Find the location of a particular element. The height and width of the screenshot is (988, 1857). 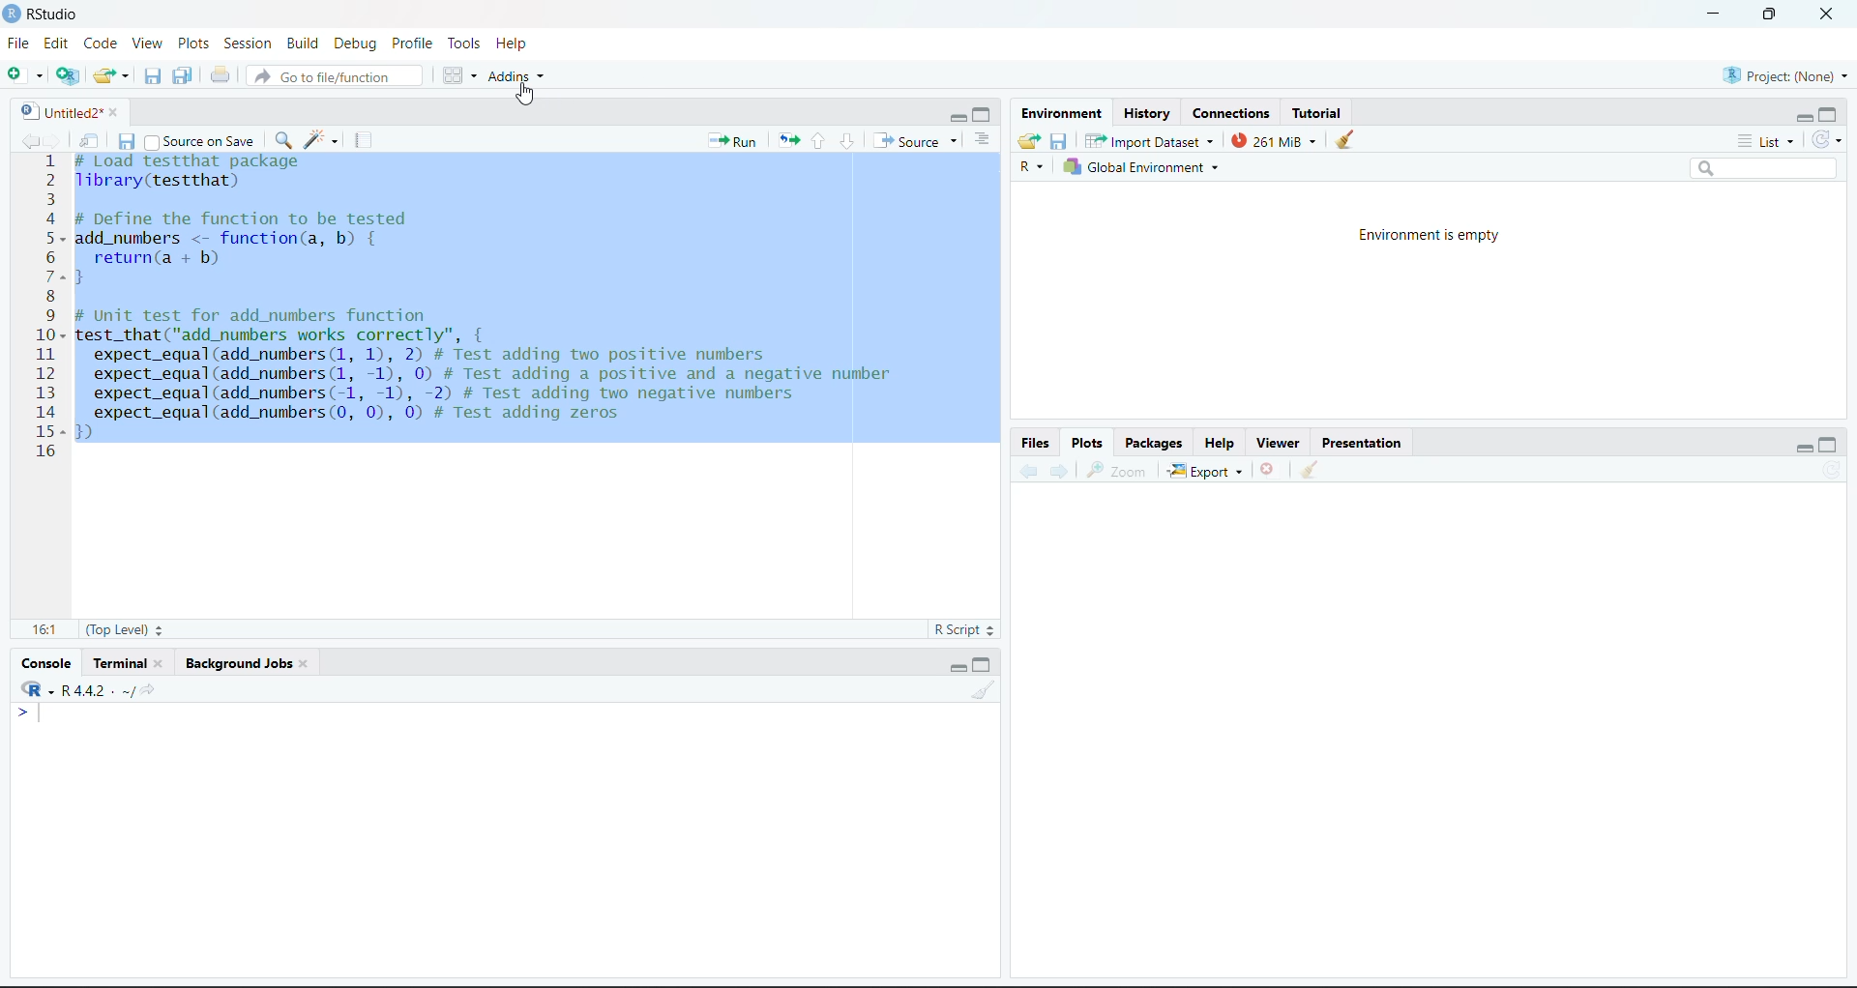

View is located at coordinates (146, 43).